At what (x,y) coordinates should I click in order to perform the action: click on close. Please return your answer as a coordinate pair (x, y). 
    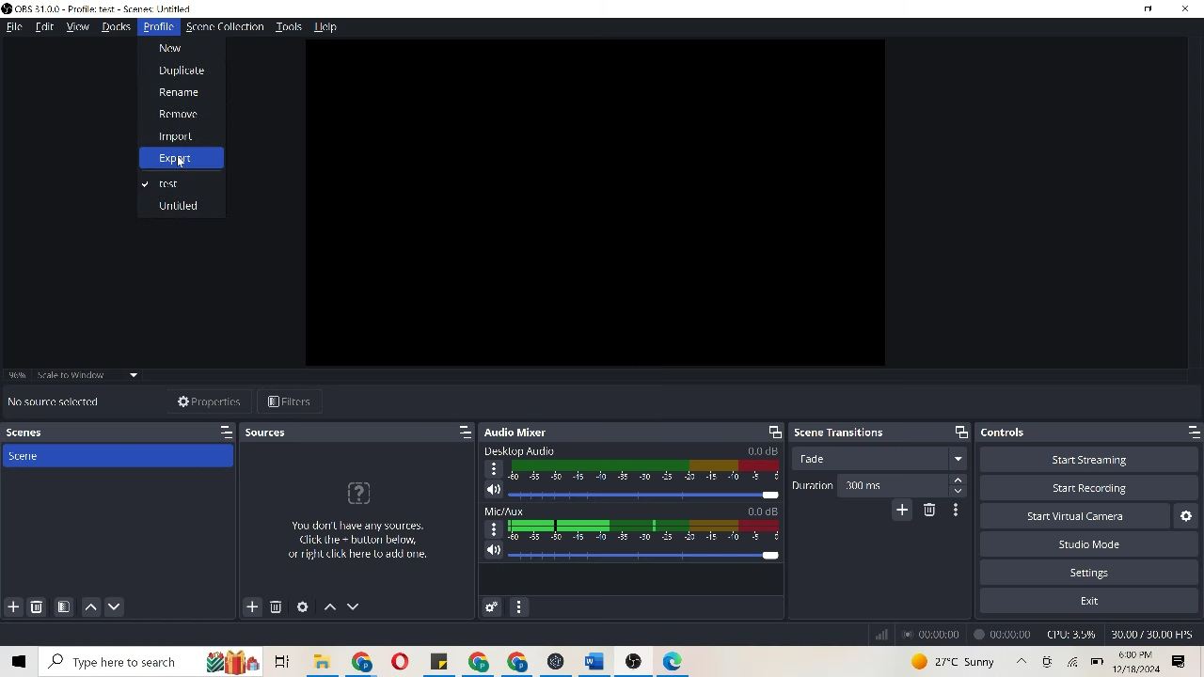
    Looking at the image, I should click on (1185, 9).